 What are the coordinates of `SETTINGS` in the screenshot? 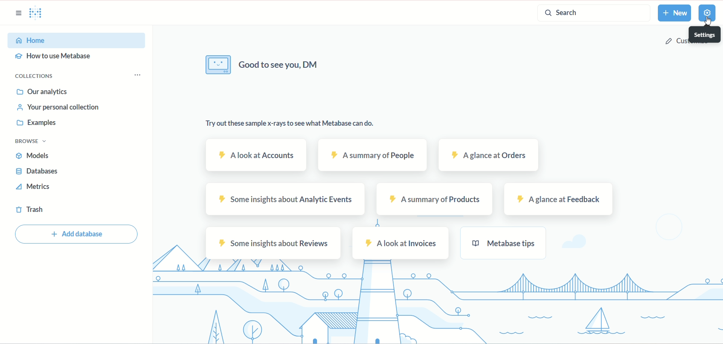 It's located at (707, 14).